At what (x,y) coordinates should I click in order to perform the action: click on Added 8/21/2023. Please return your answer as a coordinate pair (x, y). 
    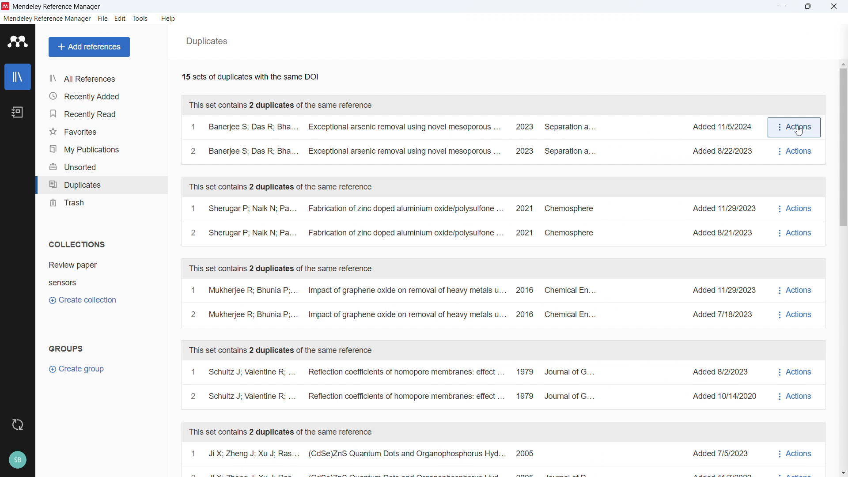
    Looking at the image, I should click on (713, 231).